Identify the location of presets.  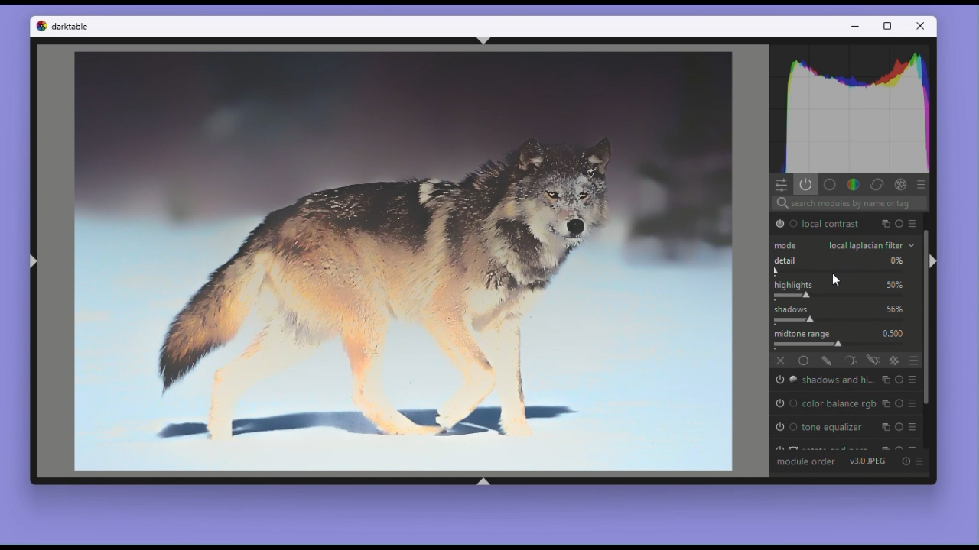
(916, 405).